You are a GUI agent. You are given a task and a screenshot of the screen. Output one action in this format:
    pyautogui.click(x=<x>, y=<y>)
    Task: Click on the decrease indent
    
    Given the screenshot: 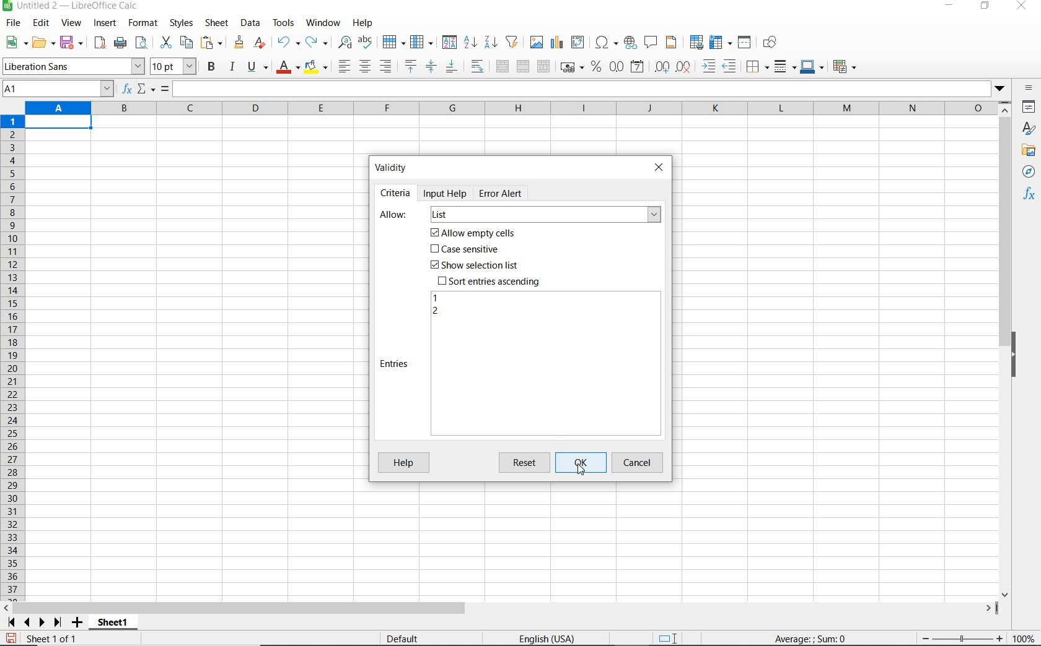 What is the action you would take?
    pyautogui.click(x=732, y=66)
    